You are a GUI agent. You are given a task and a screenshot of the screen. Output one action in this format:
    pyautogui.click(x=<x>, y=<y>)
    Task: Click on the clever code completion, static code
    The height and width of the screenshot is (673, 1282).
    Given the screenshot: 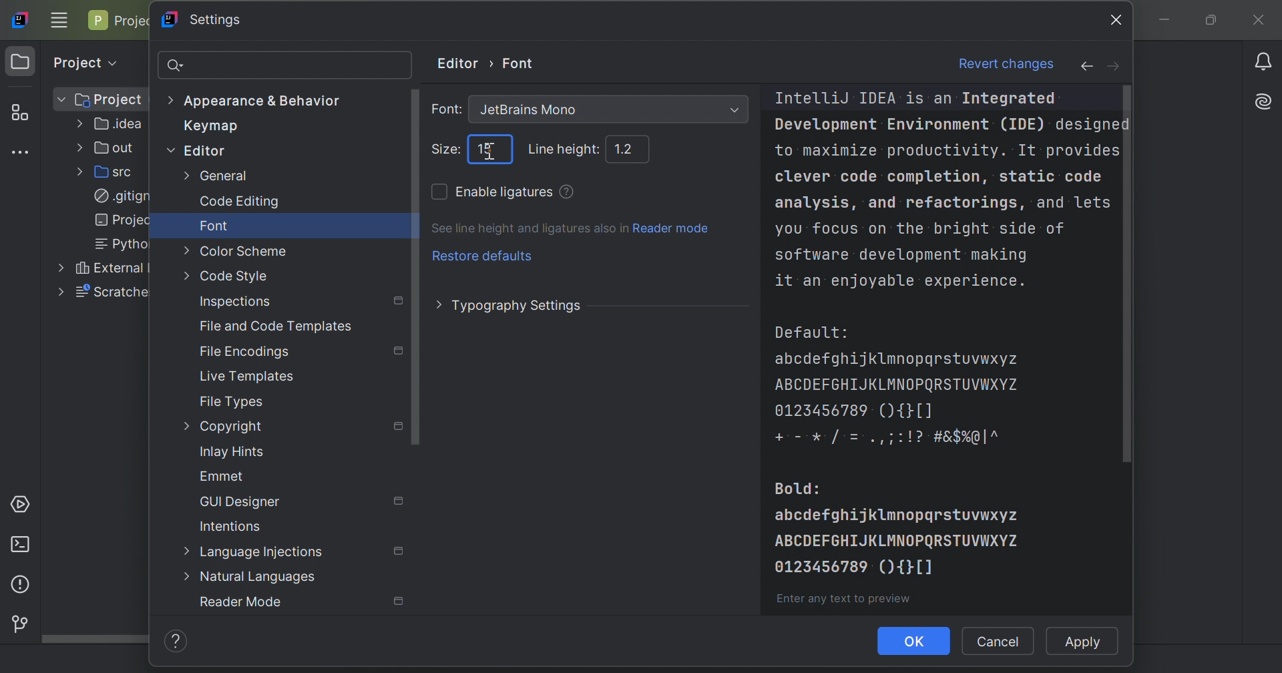 What is the action you would take?
    pyautogui.click(x=940, y=175)
    